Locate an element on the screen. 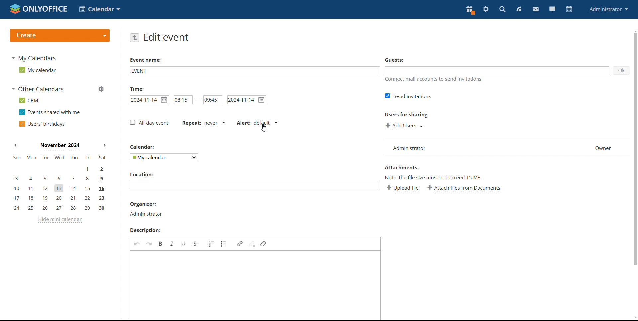 This screenshot has height=321, width=638. hide mini calendar is located at coordinates (59, 220).